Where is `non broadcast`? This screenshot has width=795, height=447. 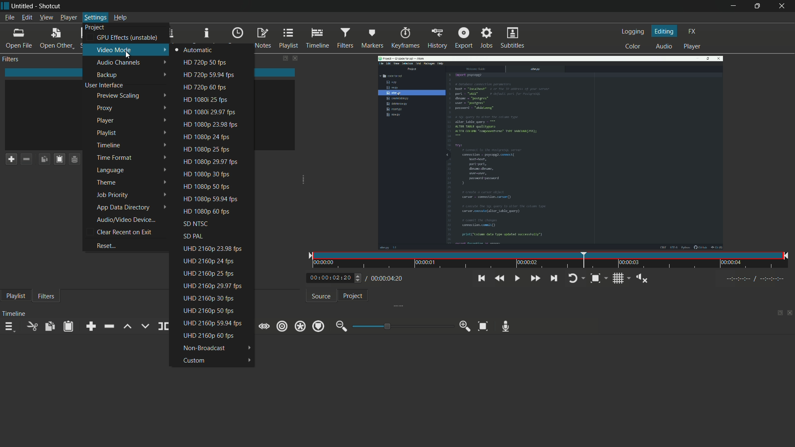
non broadcast is located at coordinates (217, 348).